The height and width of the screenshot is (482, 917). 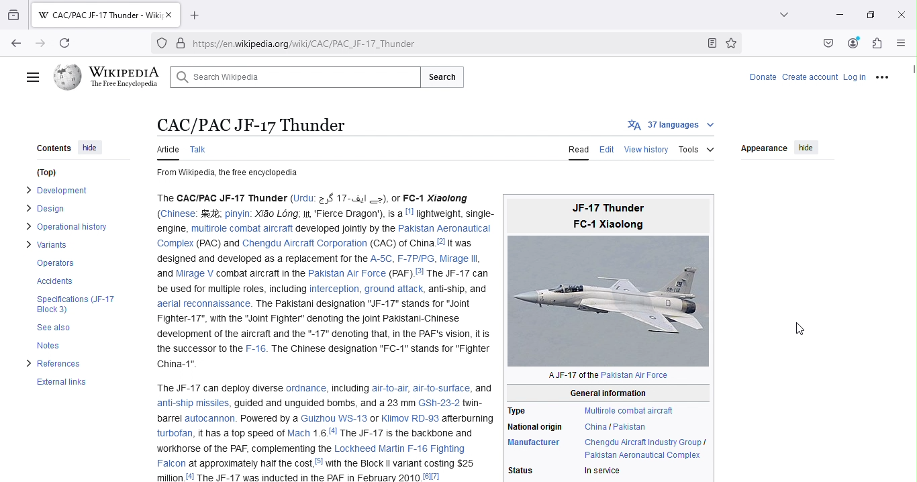 I want to click on Open application menu, so click(x=899, y=42).